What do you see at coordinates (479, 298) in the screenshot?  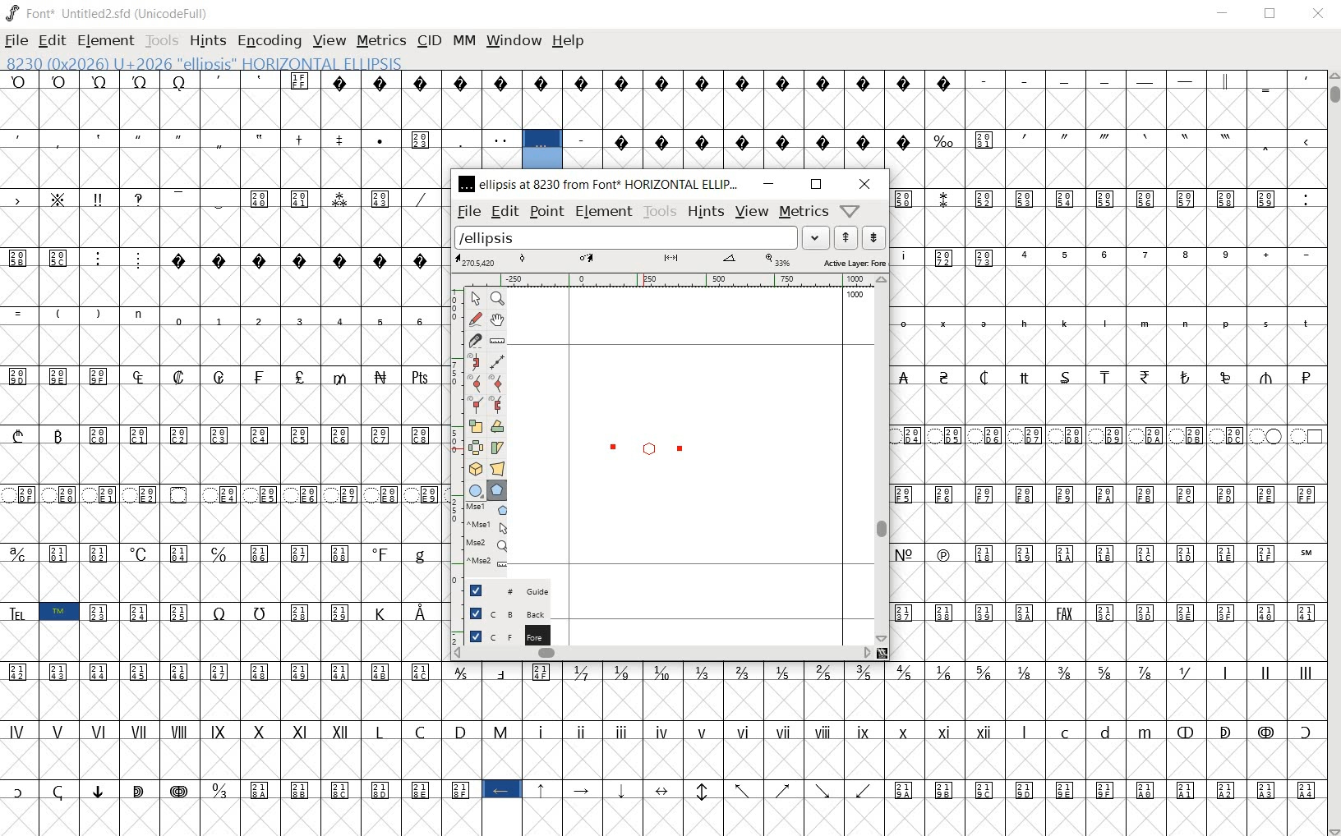 I see `POINTER` at bounding box center [479, 298].